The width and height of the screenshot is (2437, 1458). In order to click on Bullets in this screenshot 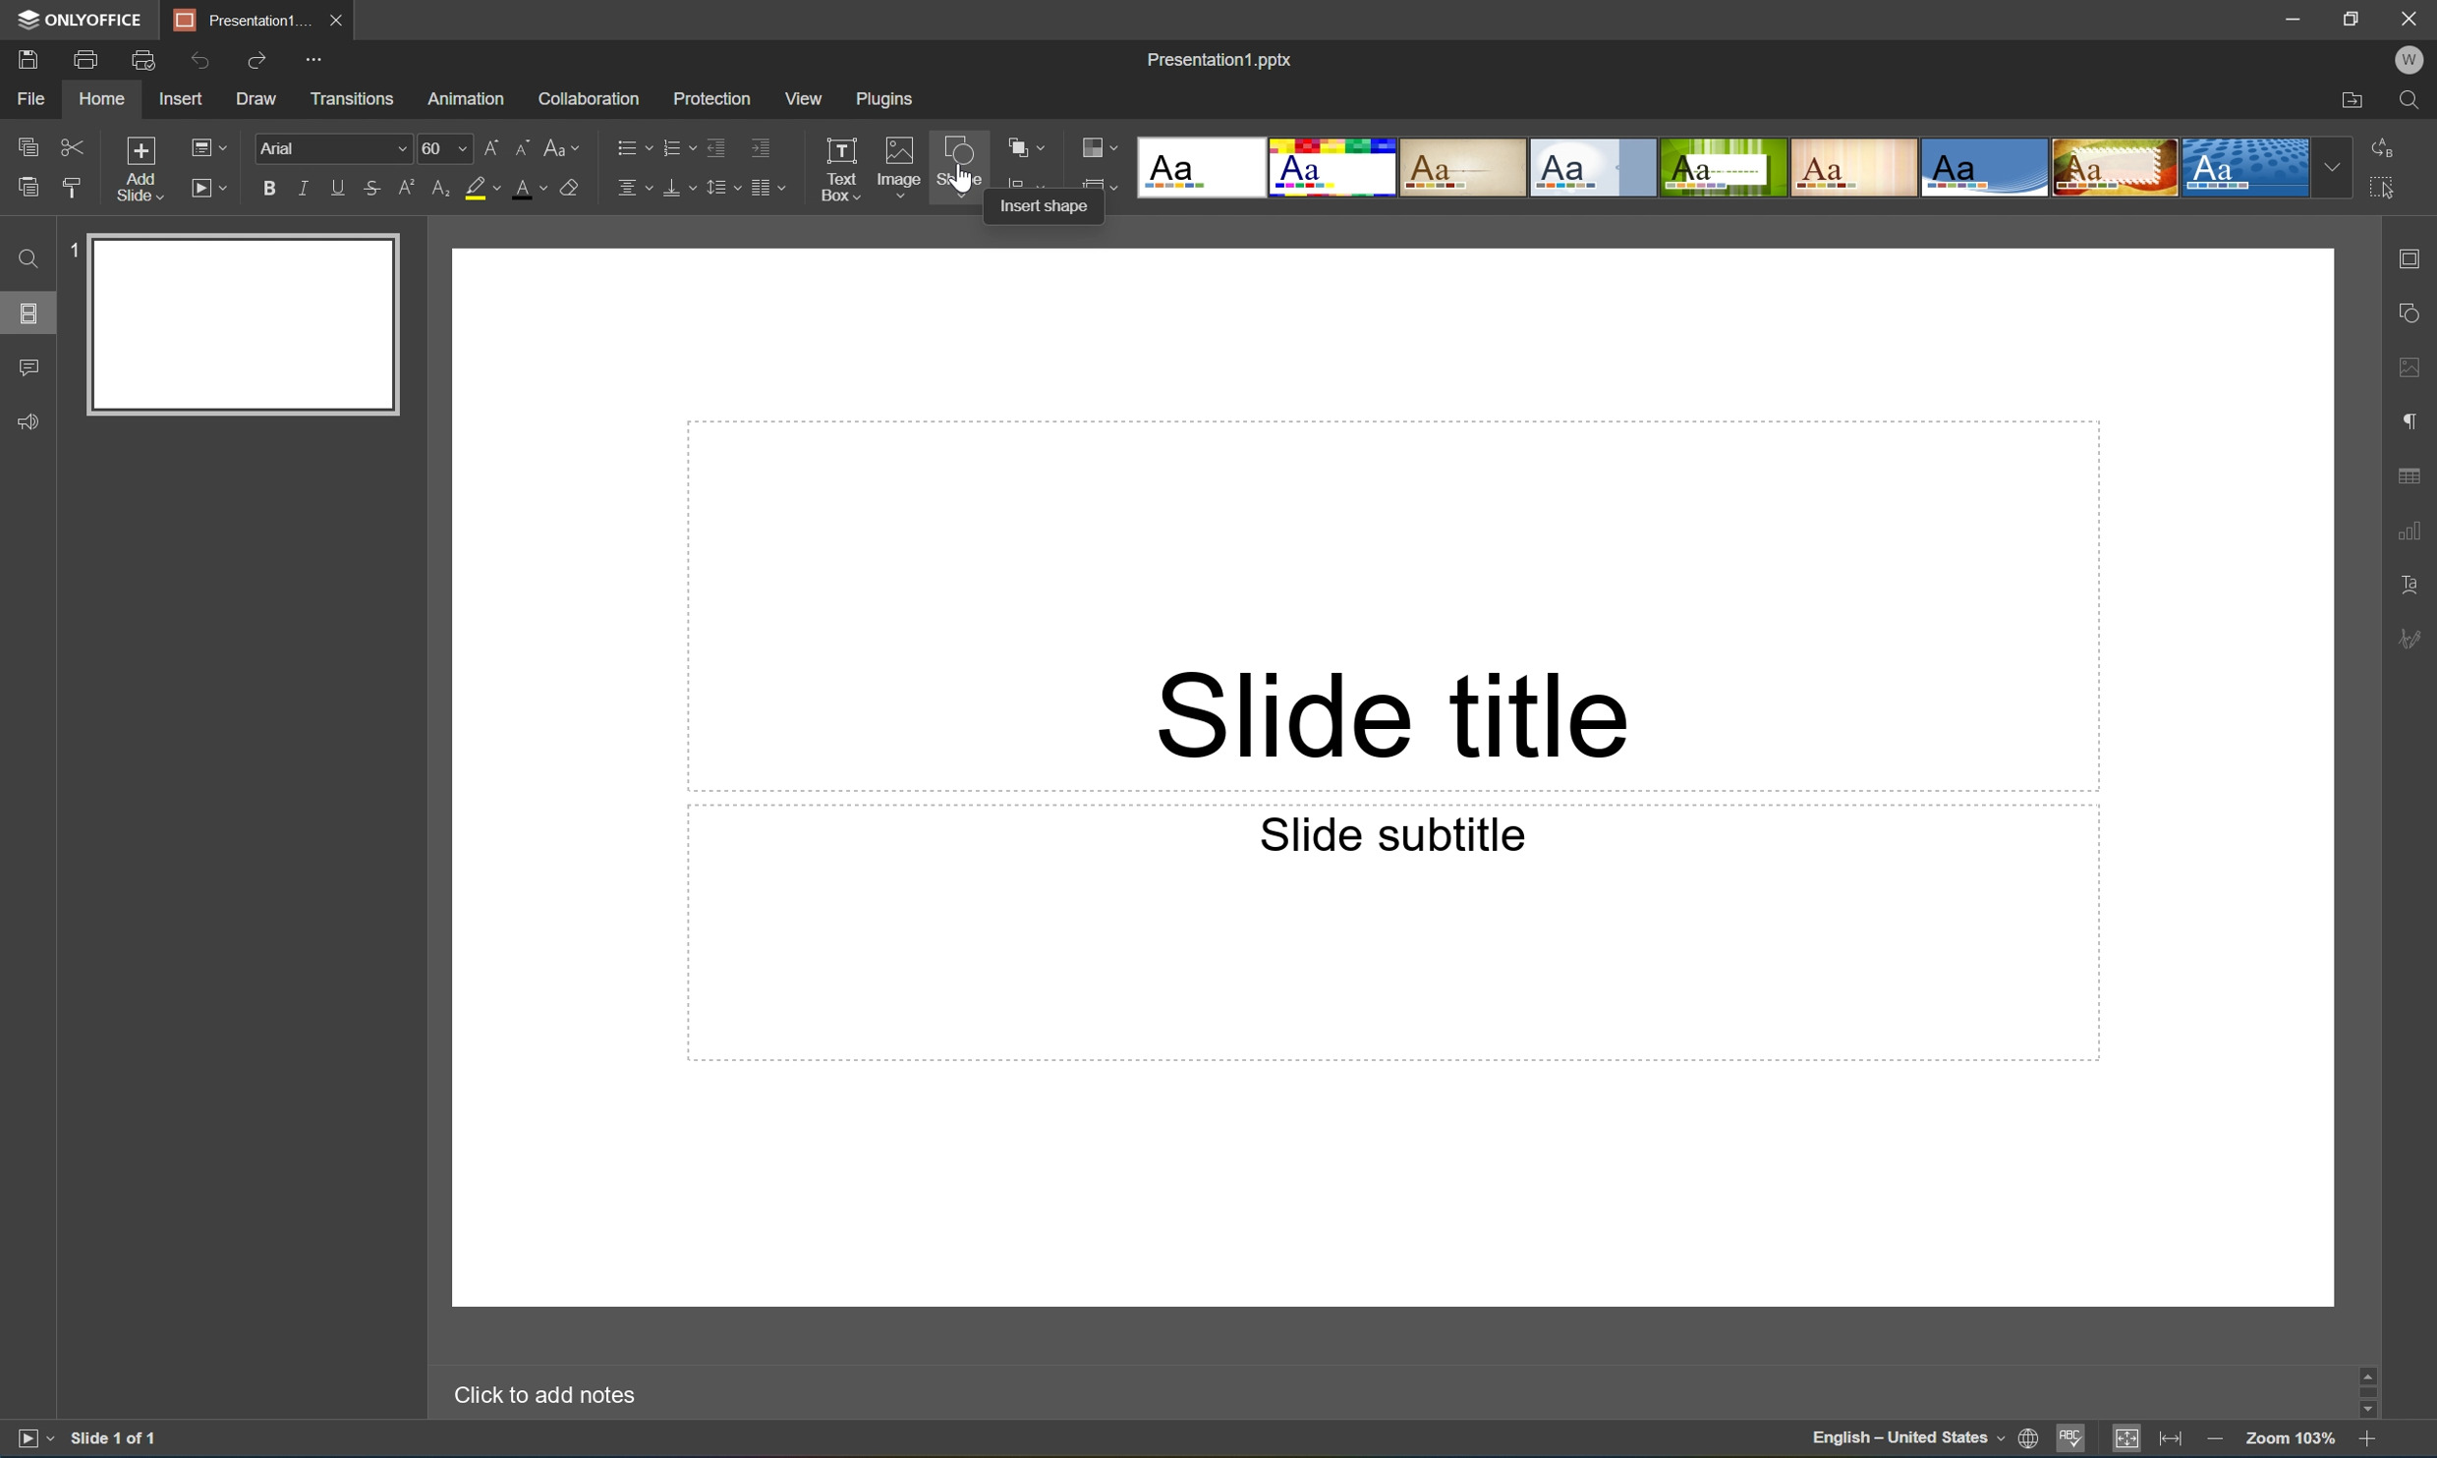, I will do `click(628, 146)`.